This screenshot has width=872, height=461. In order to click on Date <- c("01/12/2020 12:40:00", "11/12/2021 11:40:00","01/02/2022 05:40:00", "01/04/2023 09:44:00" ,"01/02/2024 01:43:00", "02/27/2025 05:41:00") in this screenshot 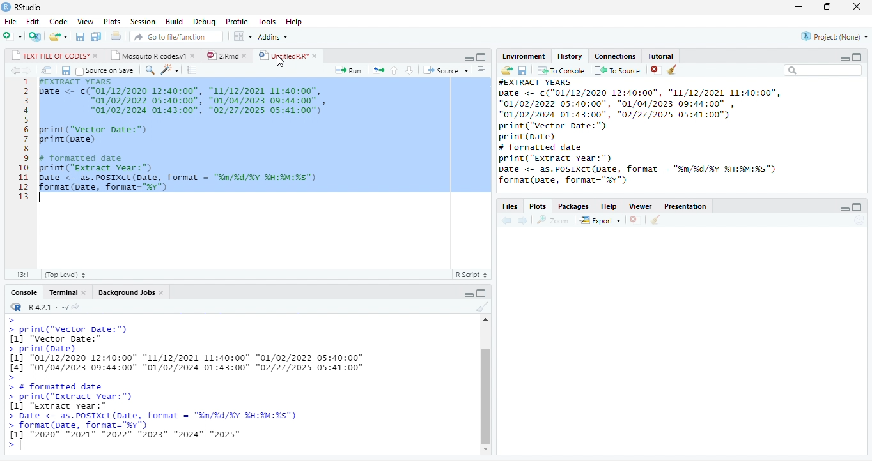, I will do `click(647, 103)`.